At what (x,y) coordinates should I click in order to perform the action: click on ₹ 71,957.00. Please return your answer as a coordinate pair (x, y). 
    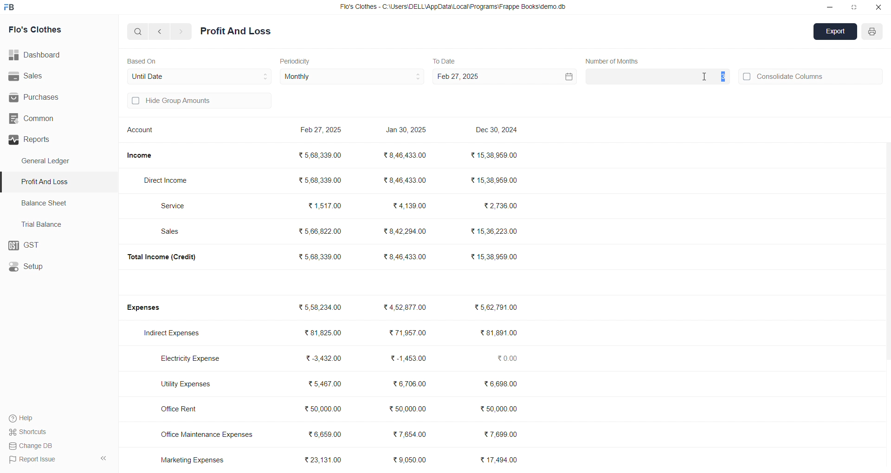
    Looking at the image, I should click on (407, 333).